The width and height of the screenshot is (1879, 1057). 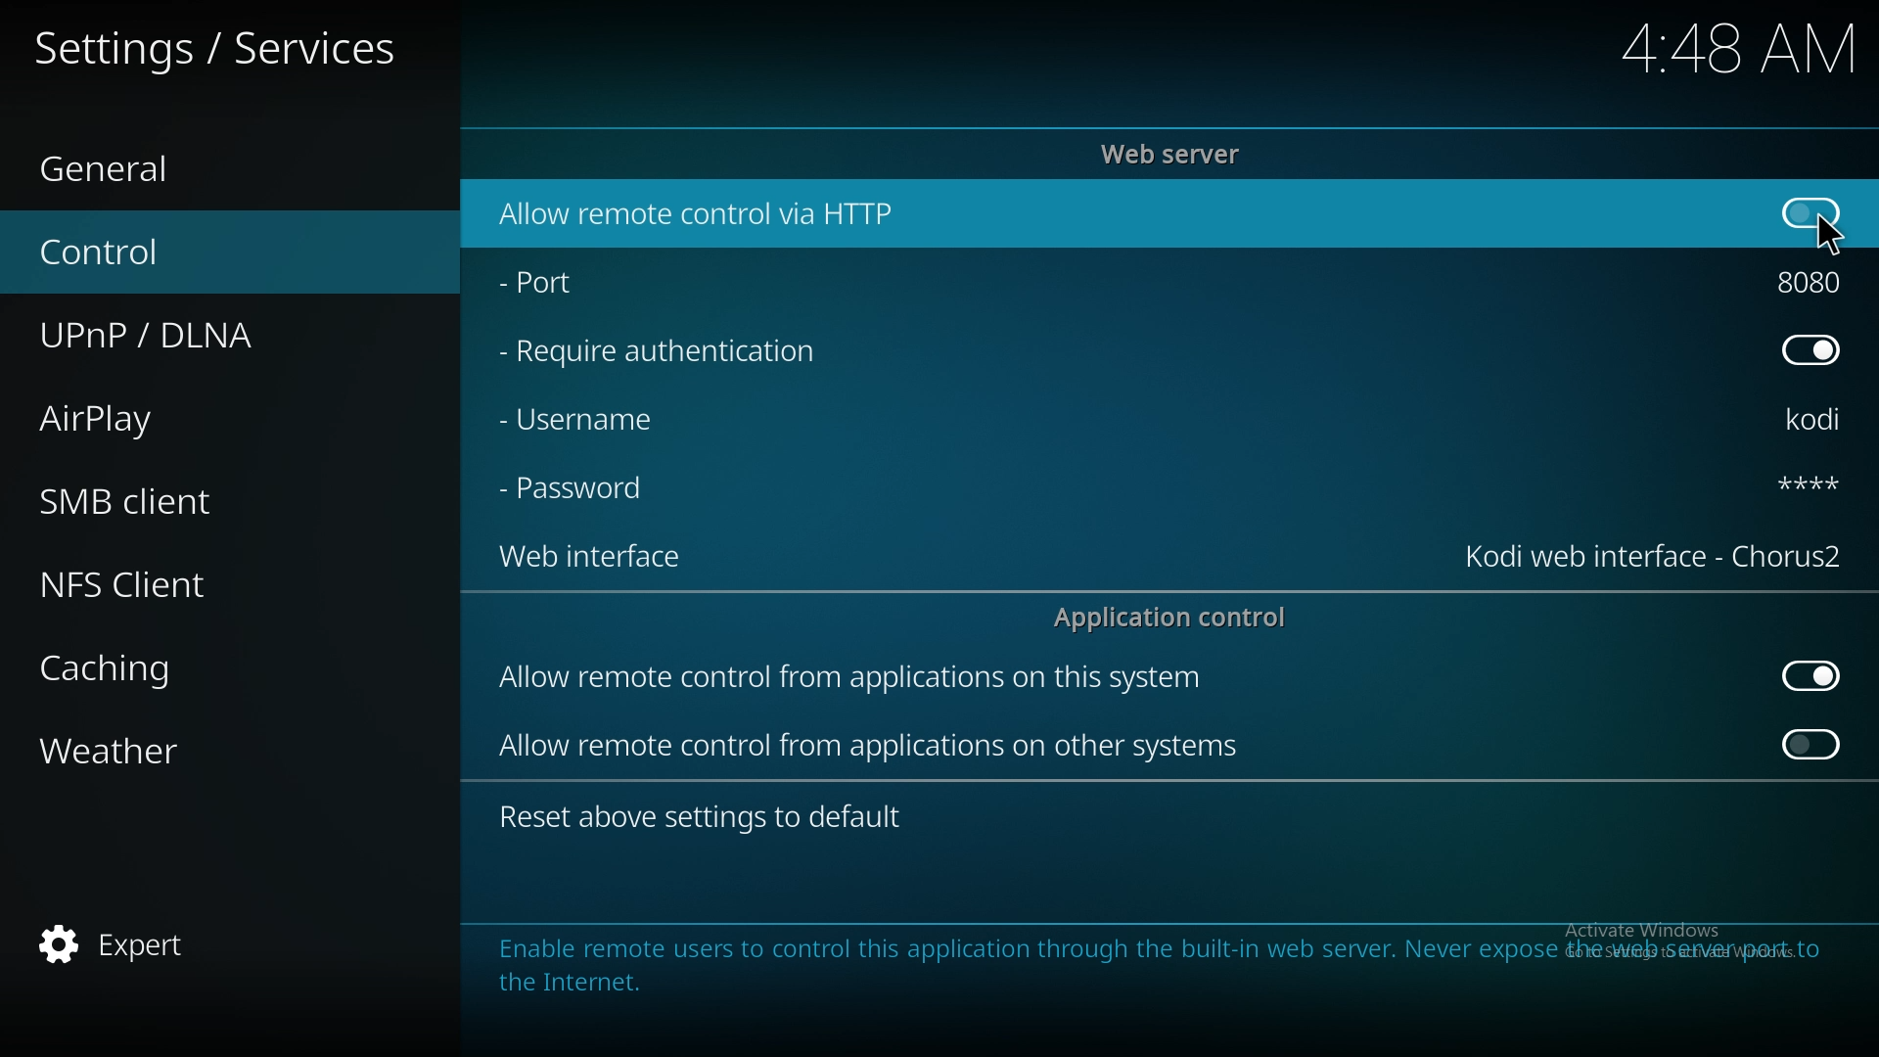 What do you see at coordinates (151, 752) in the screenshot?
I see `weather` at bounding box center [151, 752].